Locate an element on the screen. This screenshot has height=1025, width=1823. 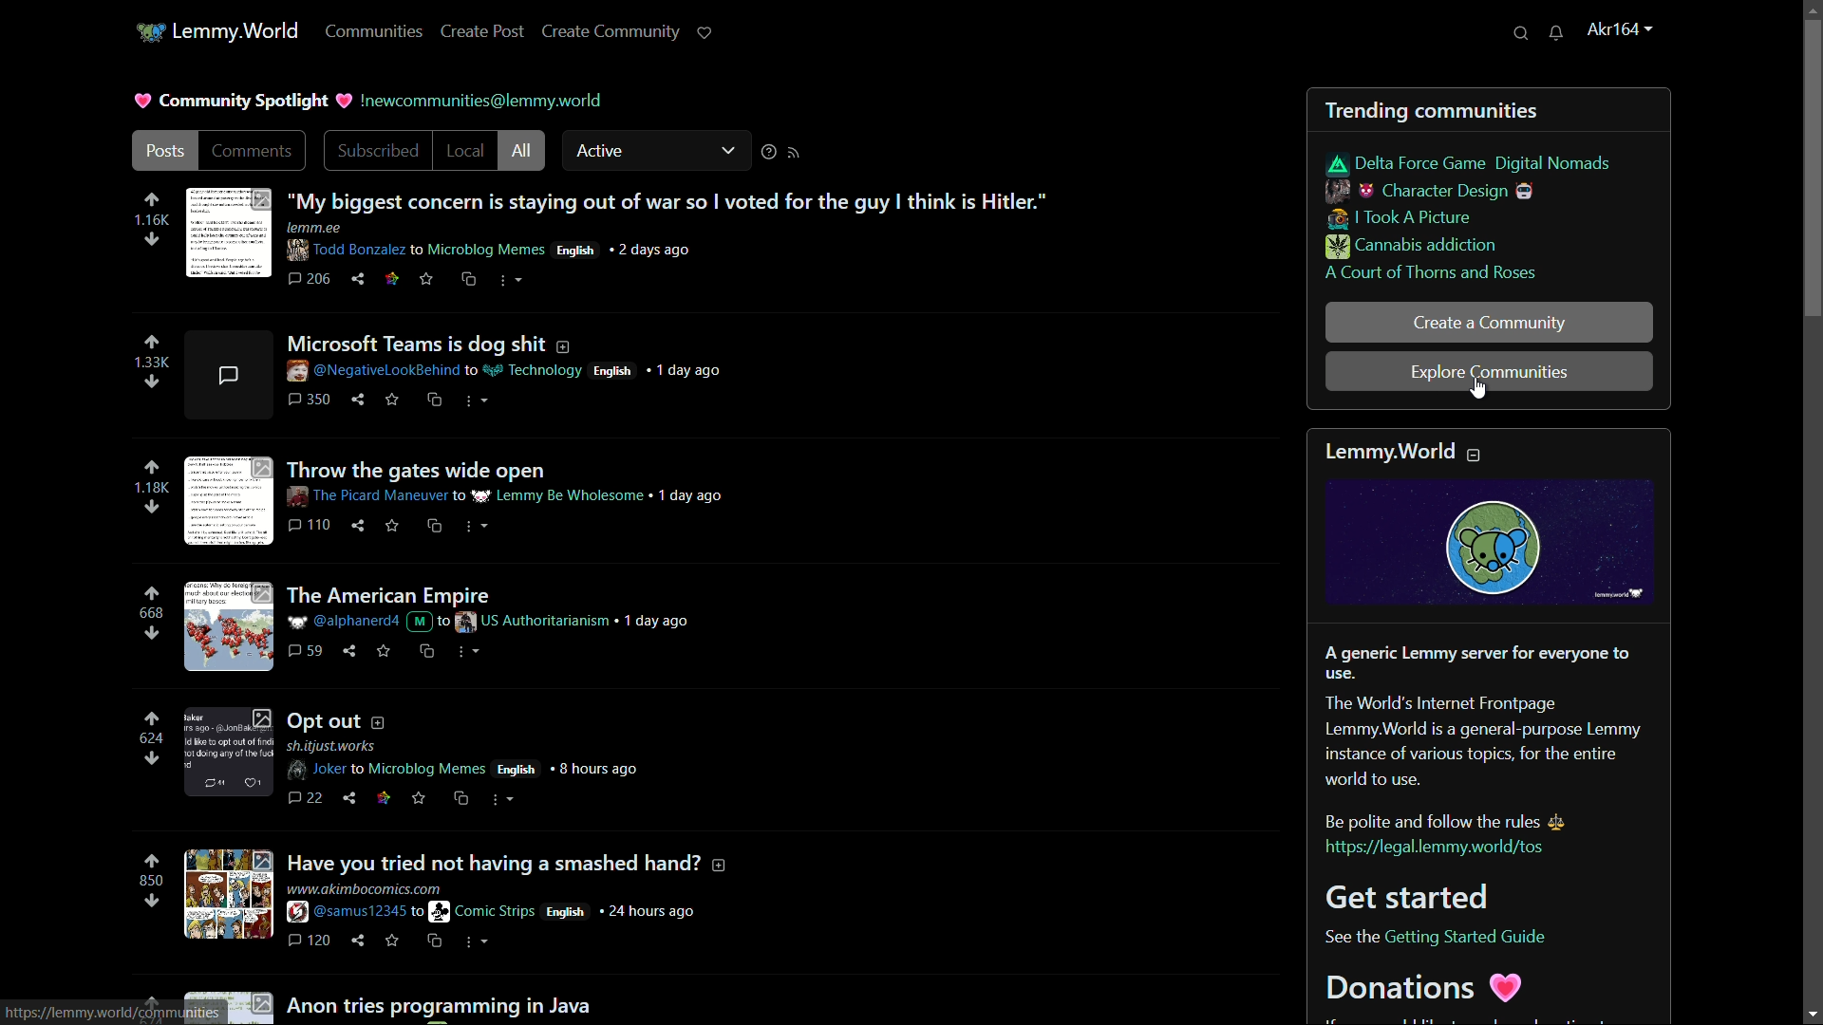
number of votes is located at coordinates (156, 362).